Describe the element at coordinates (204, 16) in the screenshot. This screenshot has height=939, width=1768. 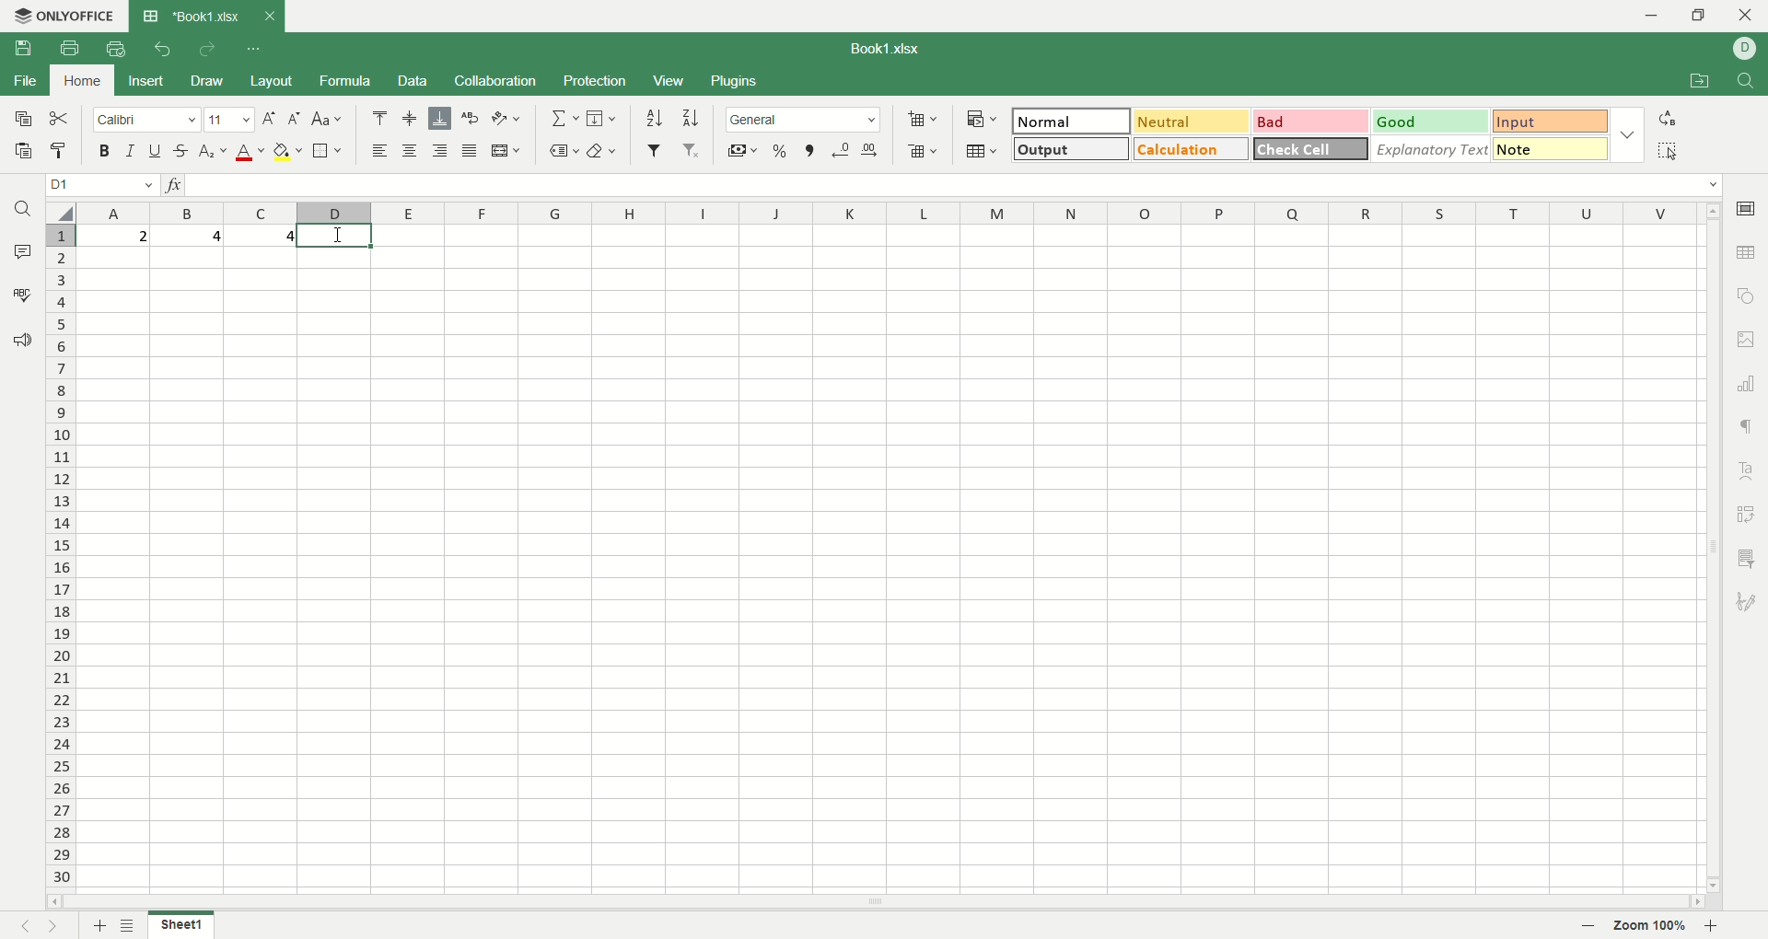
I see `title` at that location.